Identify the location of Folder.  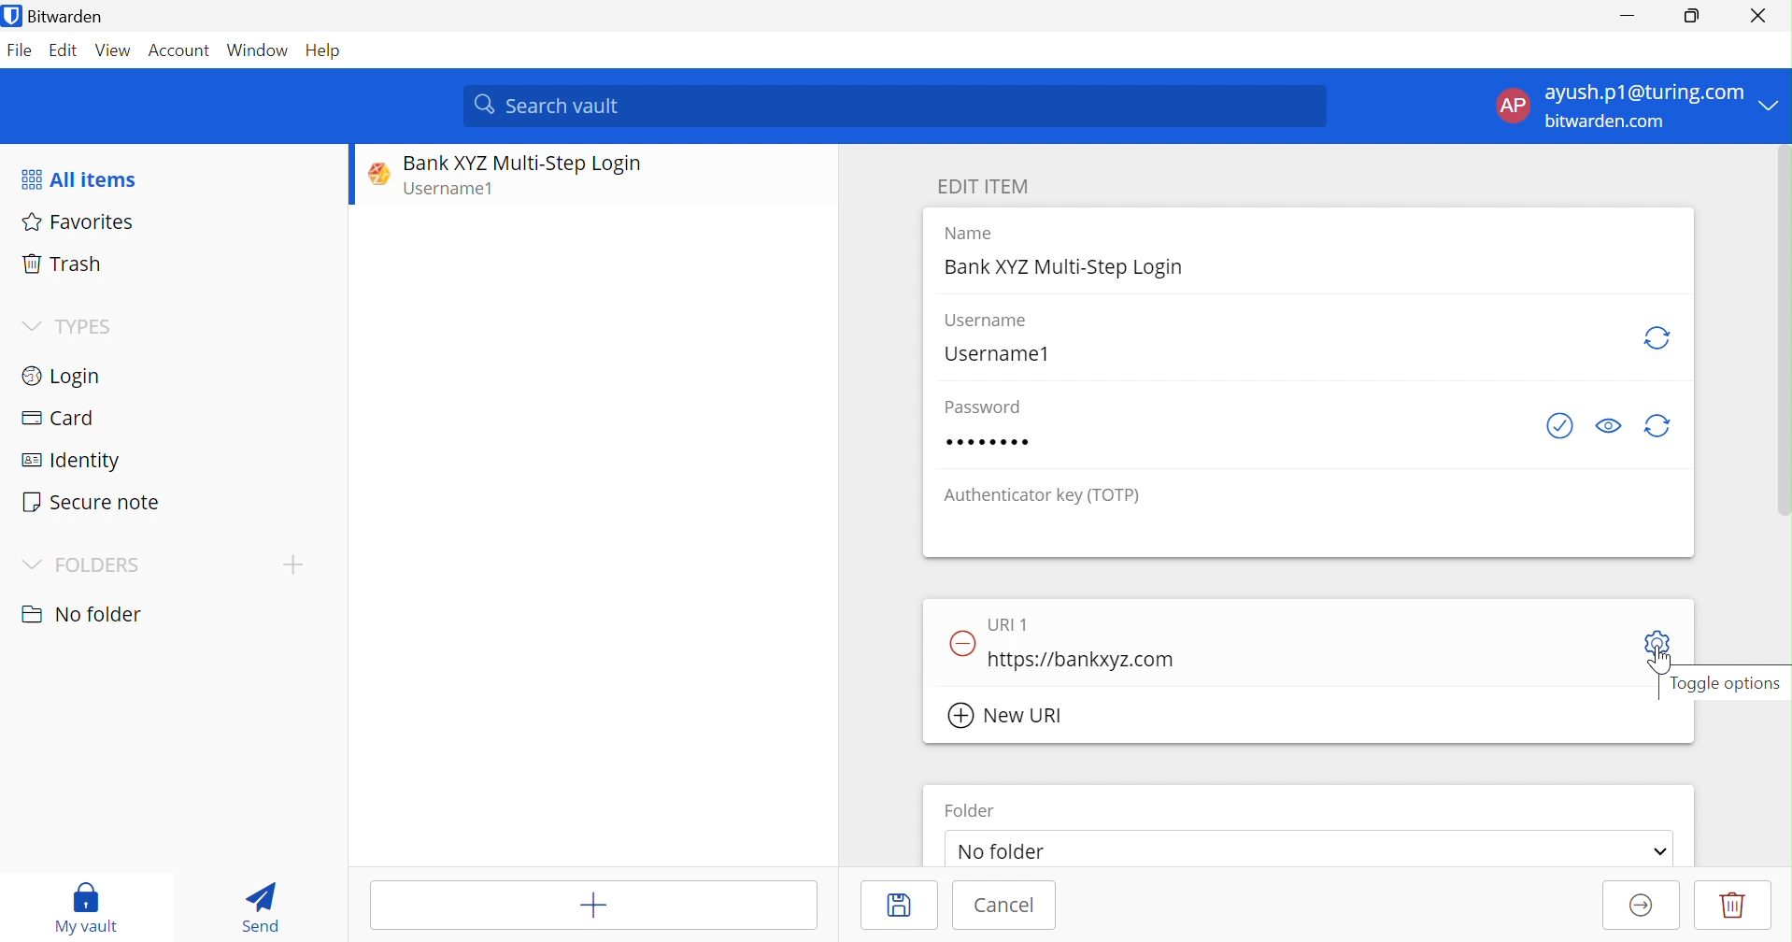
(971, 808).